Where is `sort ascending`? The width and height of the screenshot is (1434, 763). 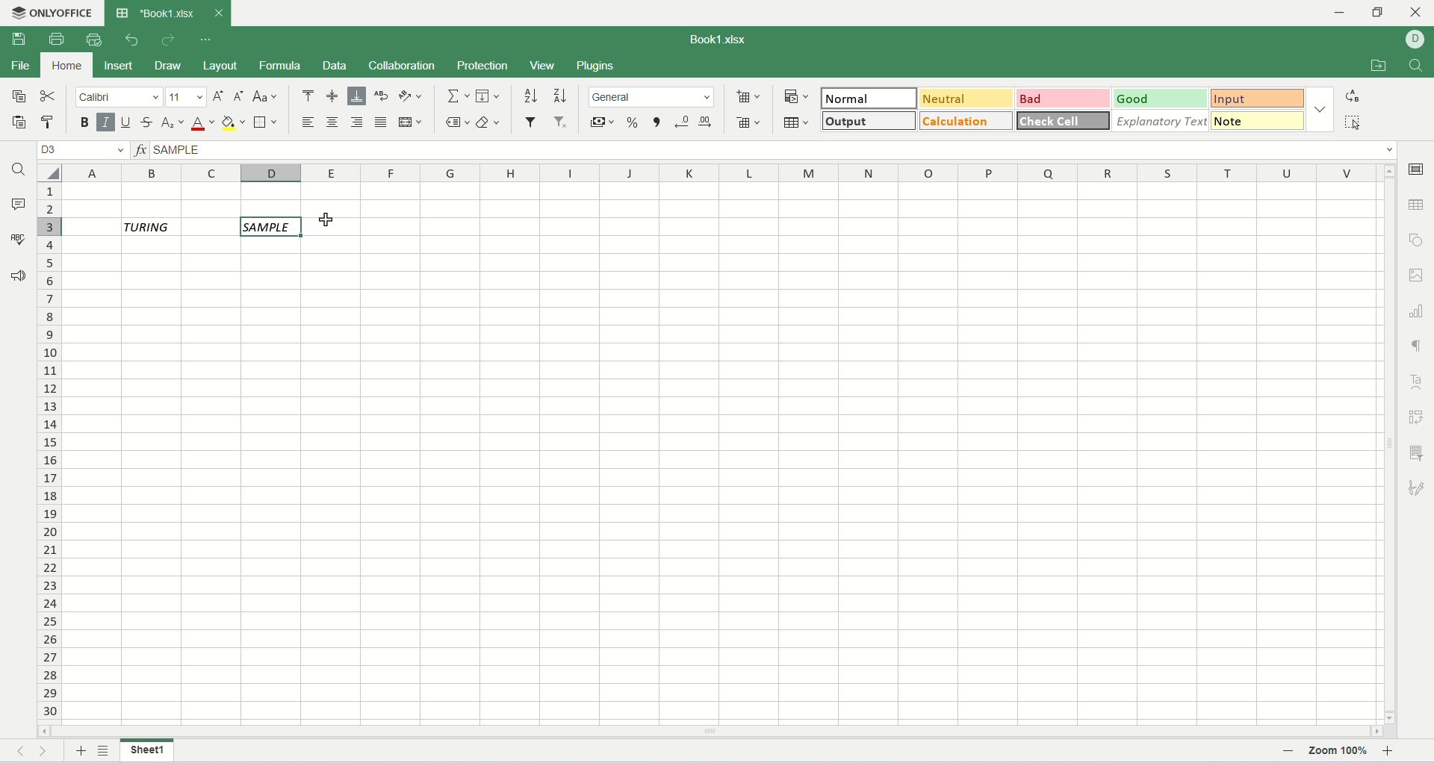
sort ascending is located at coordinates (531, 97).